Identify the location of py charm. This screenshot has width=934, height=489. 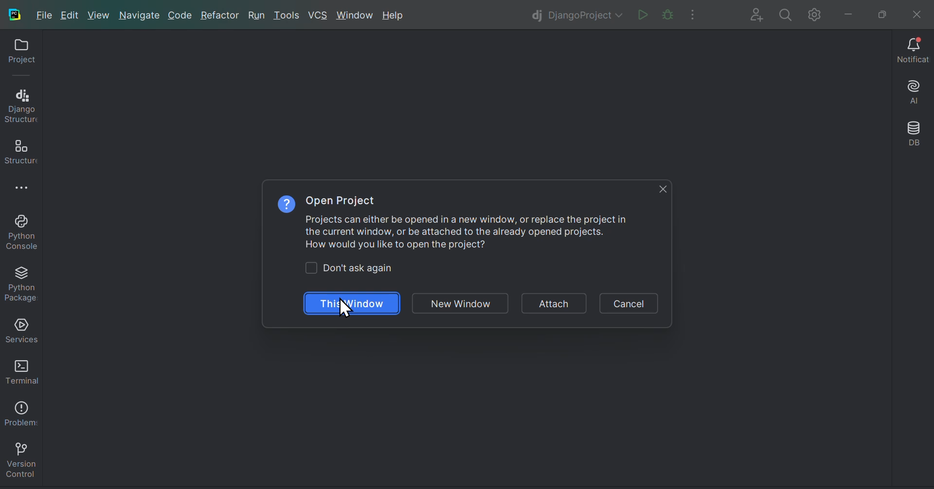
(16, 13).